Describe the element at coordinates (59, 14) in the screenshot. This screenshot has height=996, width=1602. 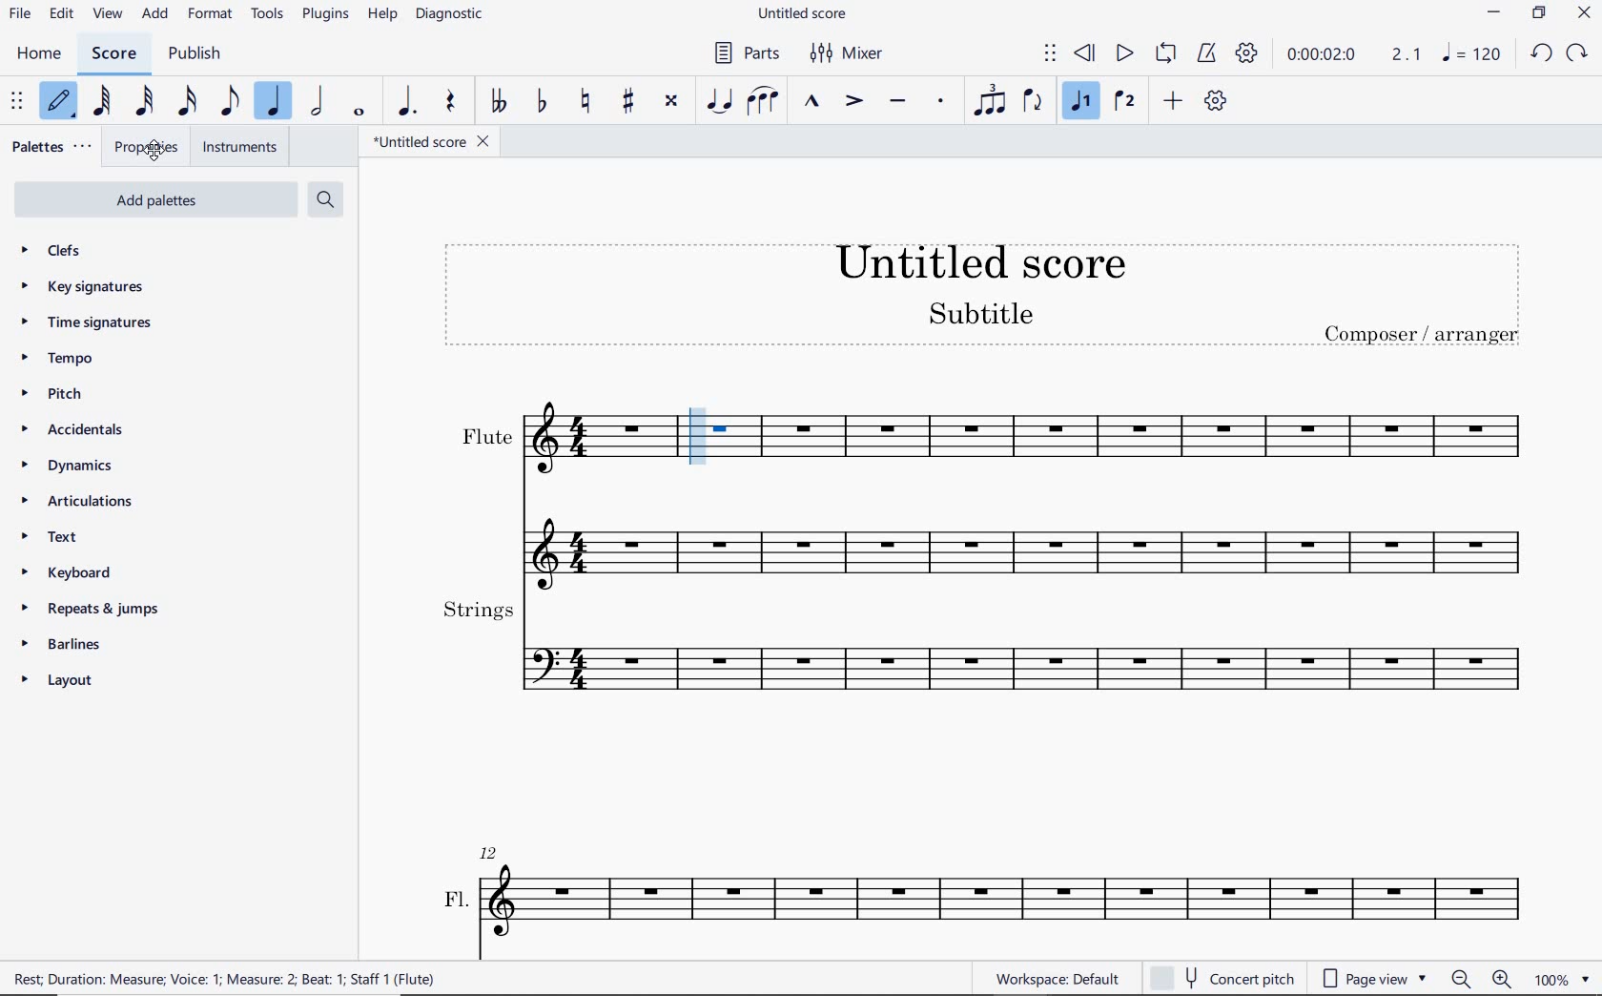
I see `edit` at that location.